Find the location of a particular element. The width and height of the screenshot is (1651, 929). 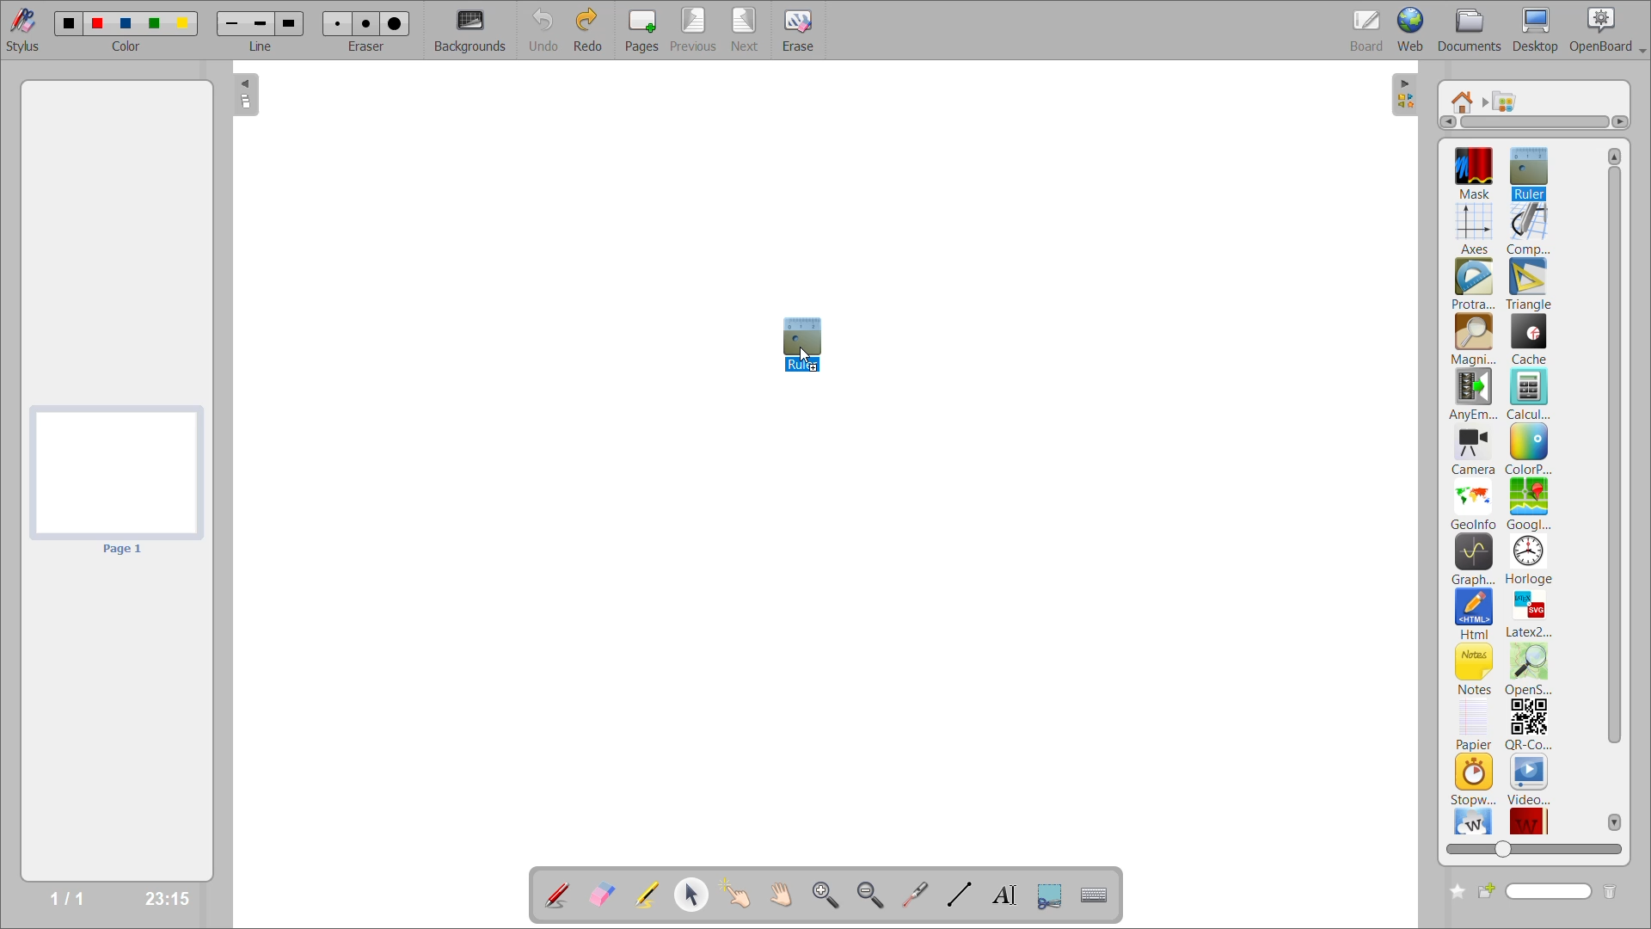

colorpicker is located at coordinates (1528, 449).